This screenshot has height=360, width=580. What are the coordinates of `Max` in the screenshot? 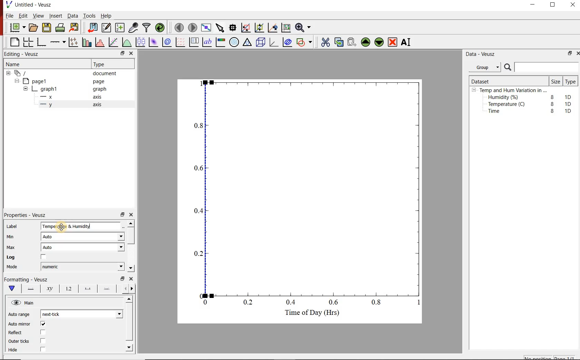 It's located at (14, 247).